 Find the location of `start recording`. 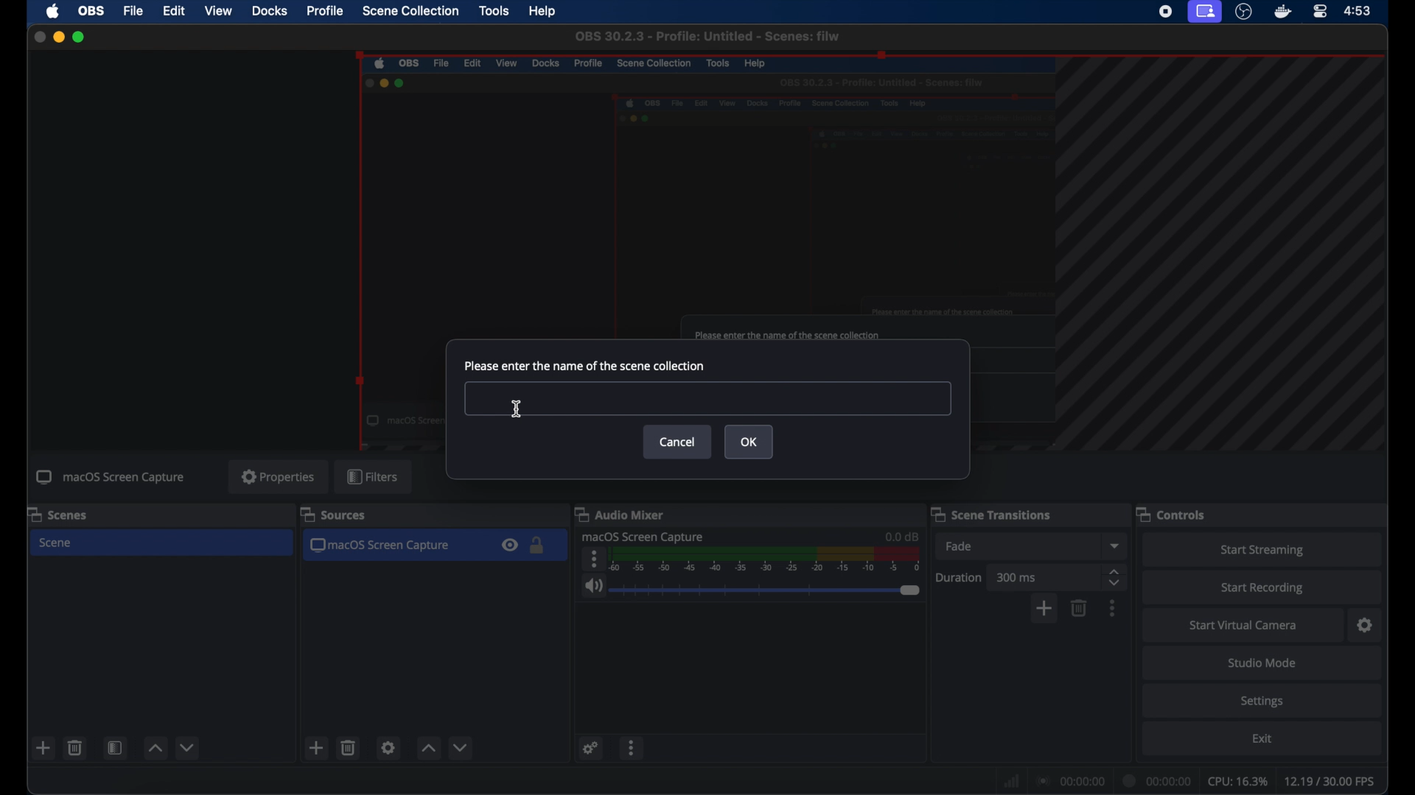

start recording is located at coordinates (1266, 586).